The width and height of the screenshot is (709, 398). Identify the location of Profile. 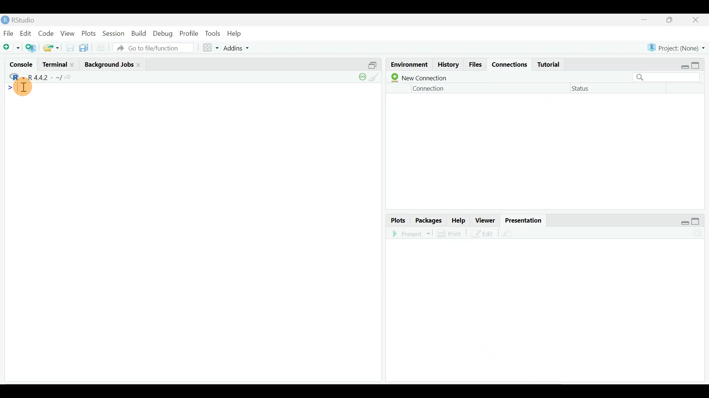
(189, 33).